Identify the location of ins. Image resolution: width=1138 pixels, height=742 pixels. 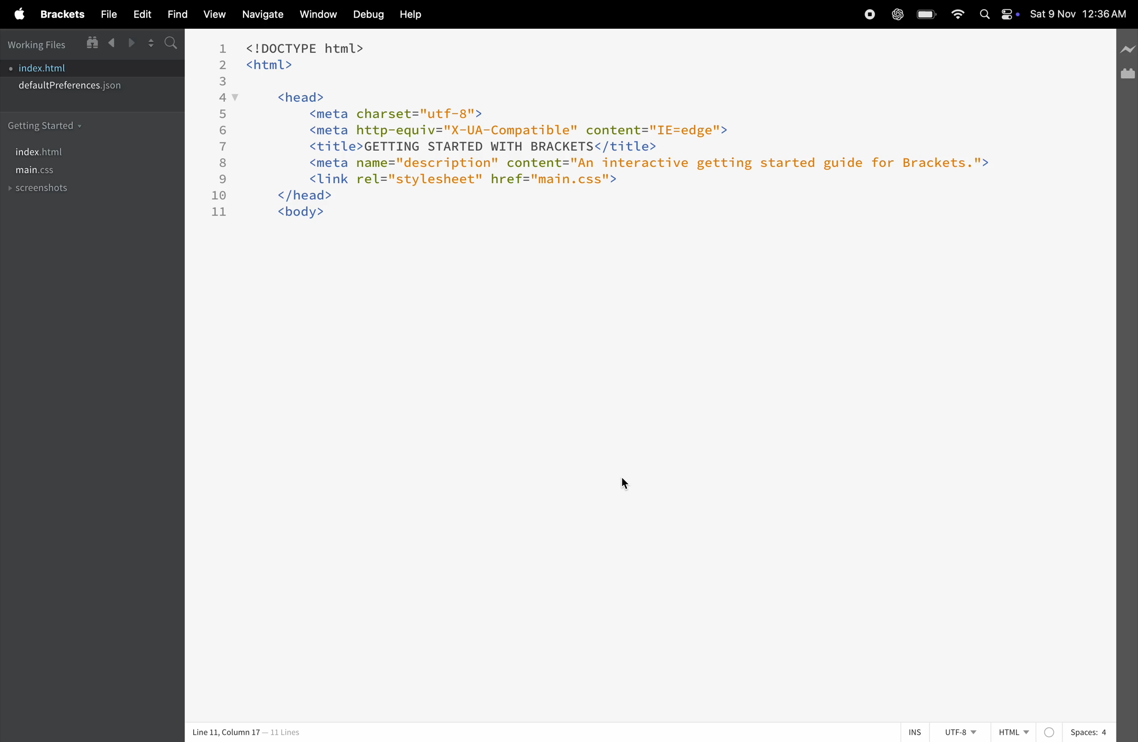
(916, 732).